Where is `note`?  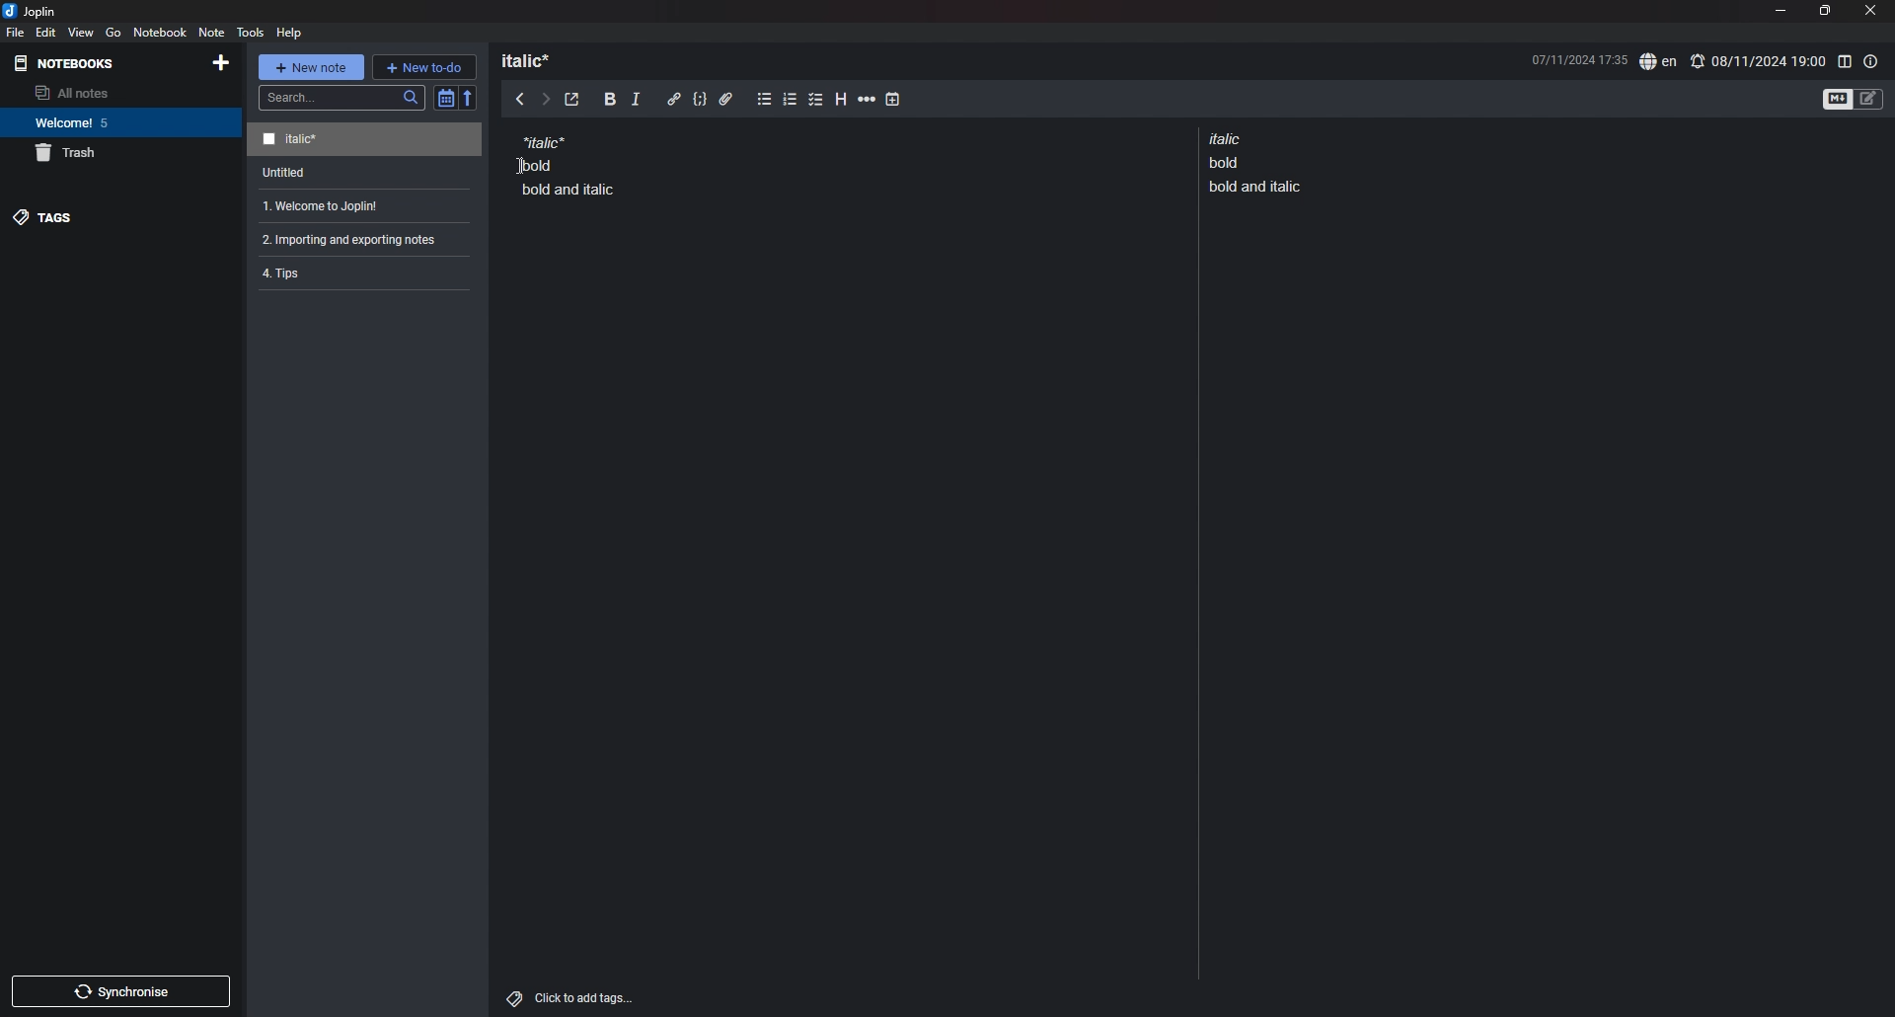 note is located at coordinates (210, 32).